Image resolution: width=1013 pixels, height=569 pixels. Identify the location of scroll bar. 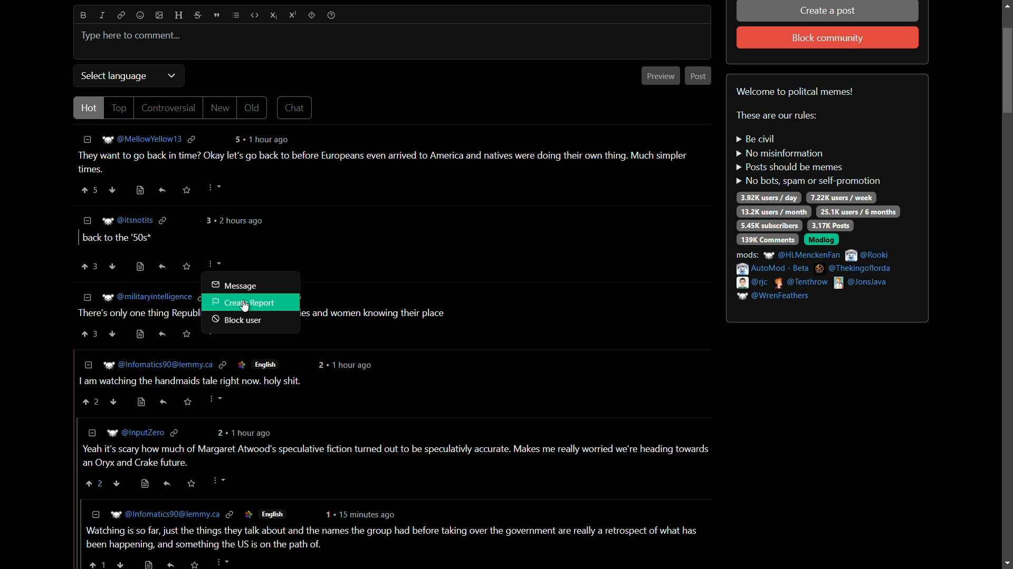
(1007, 286).